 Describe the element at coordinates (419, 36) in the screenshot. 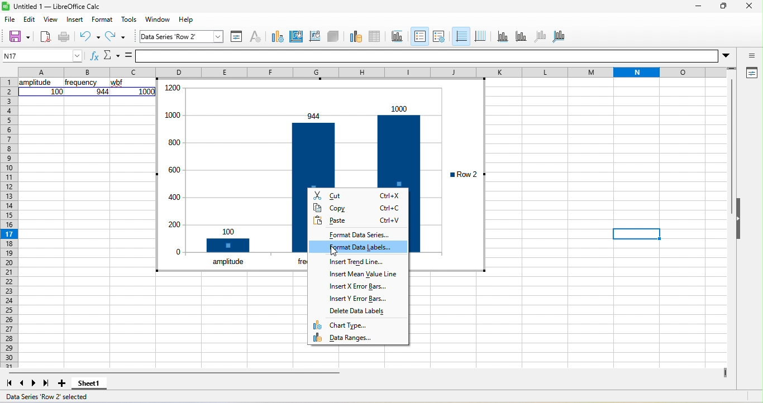

I see `legend on/off` at that location.